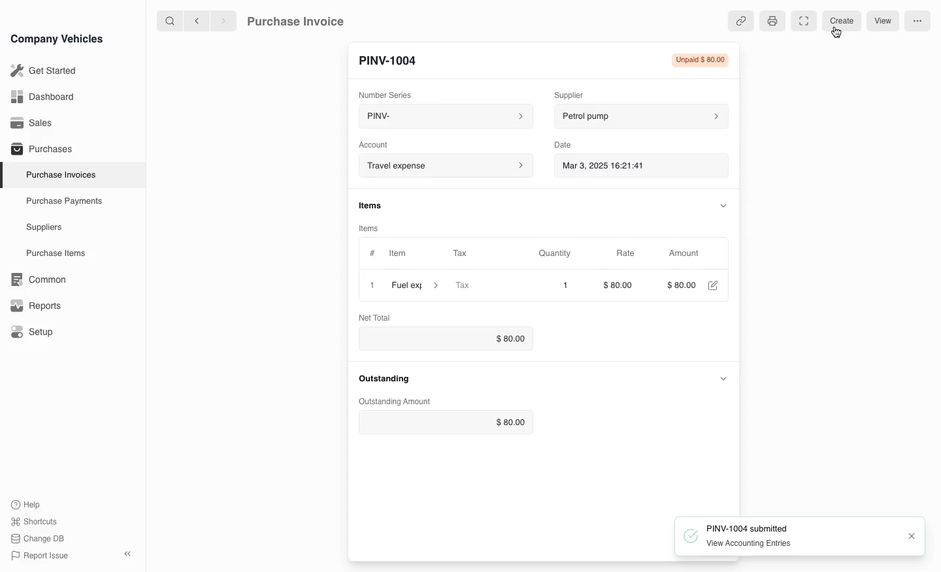  What do you see at coordinates (32, 123) in the screenshot?
I see `Sales` at bounding box center [32, 123].